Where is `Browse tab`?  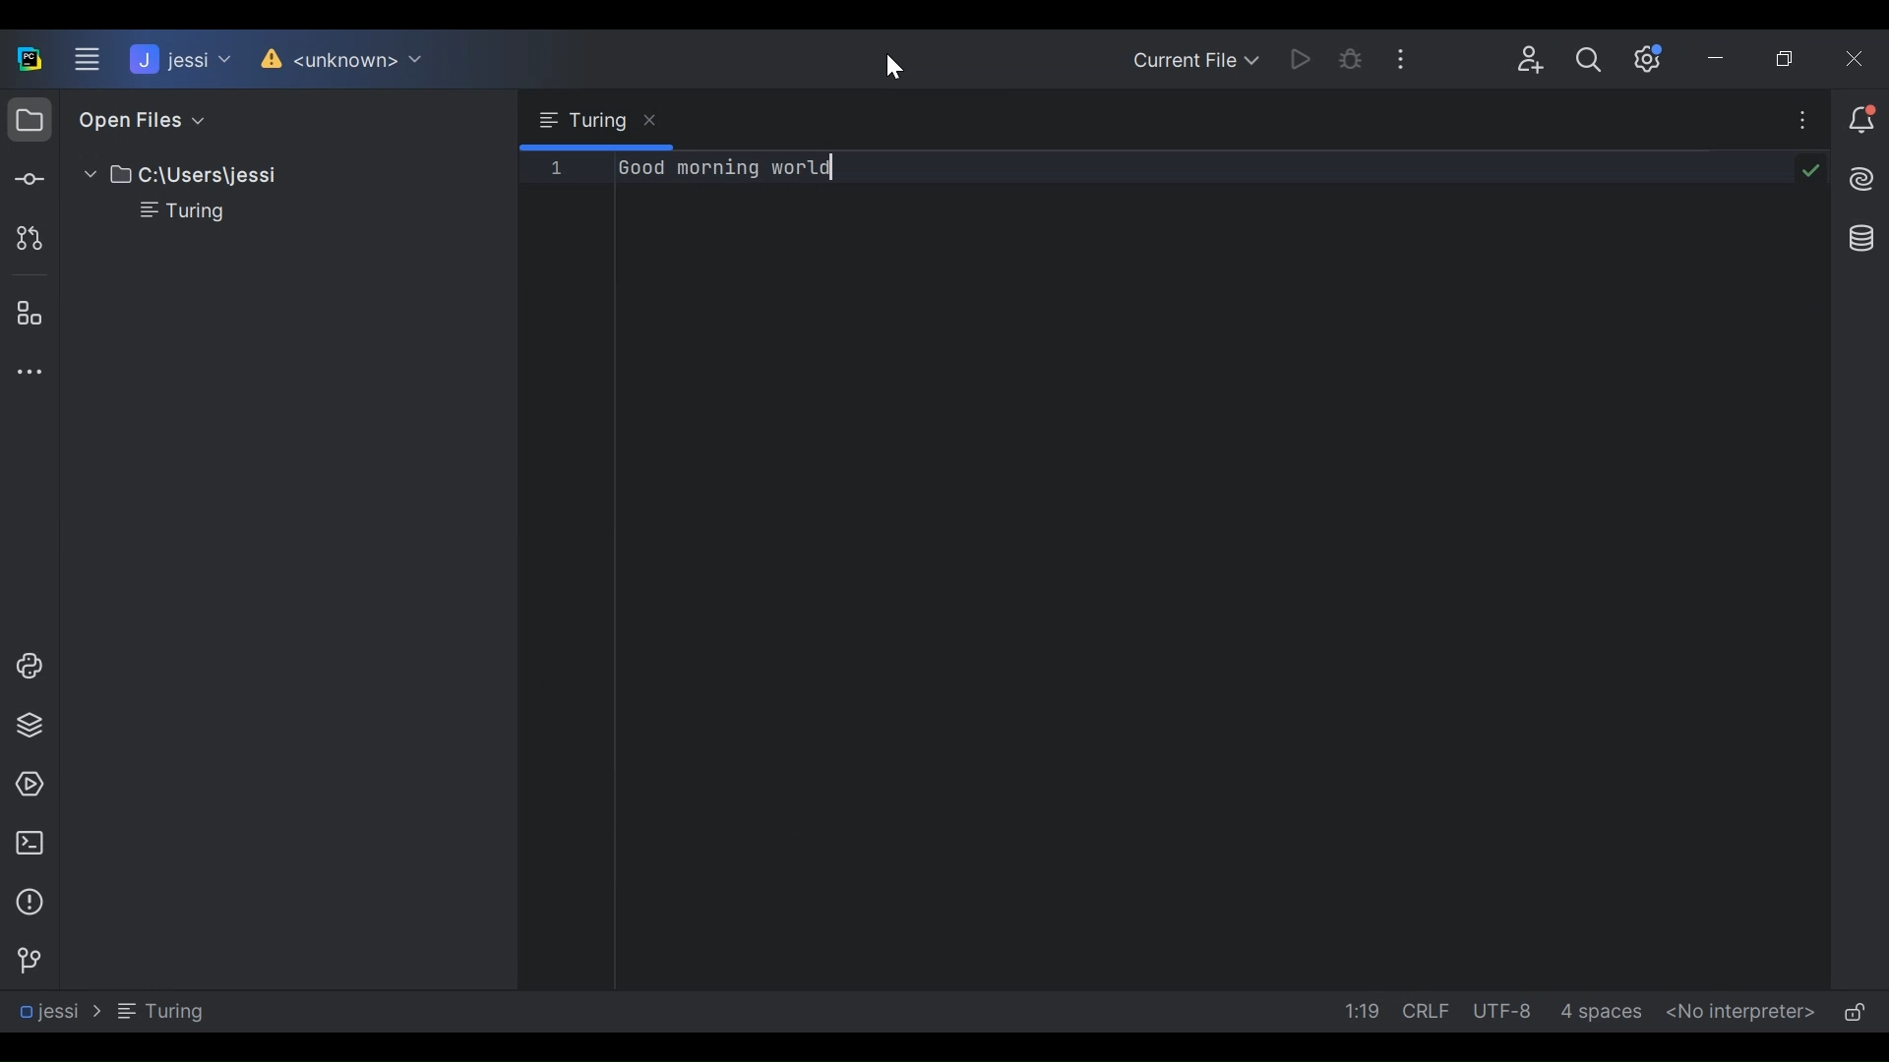
Browse tab is located at coordinates (596, 120).